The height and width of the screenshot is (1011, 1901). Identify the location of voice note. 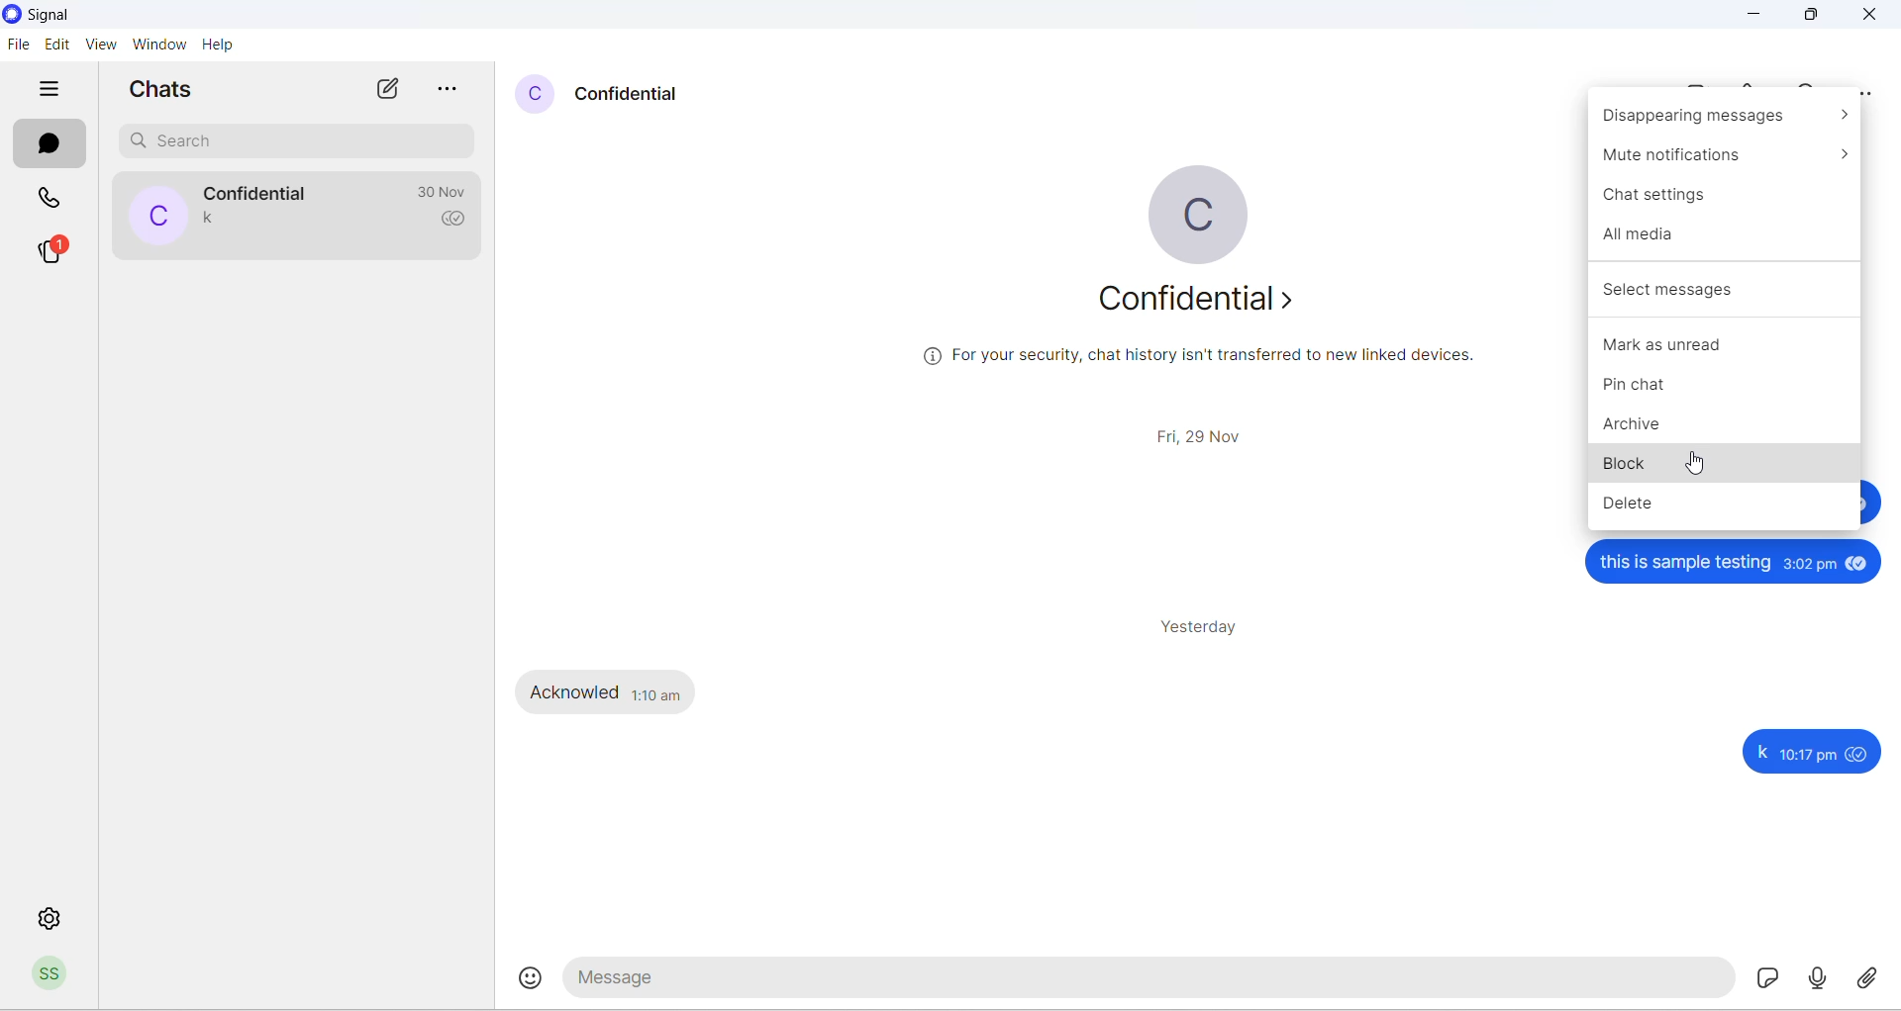
(1814, 976).